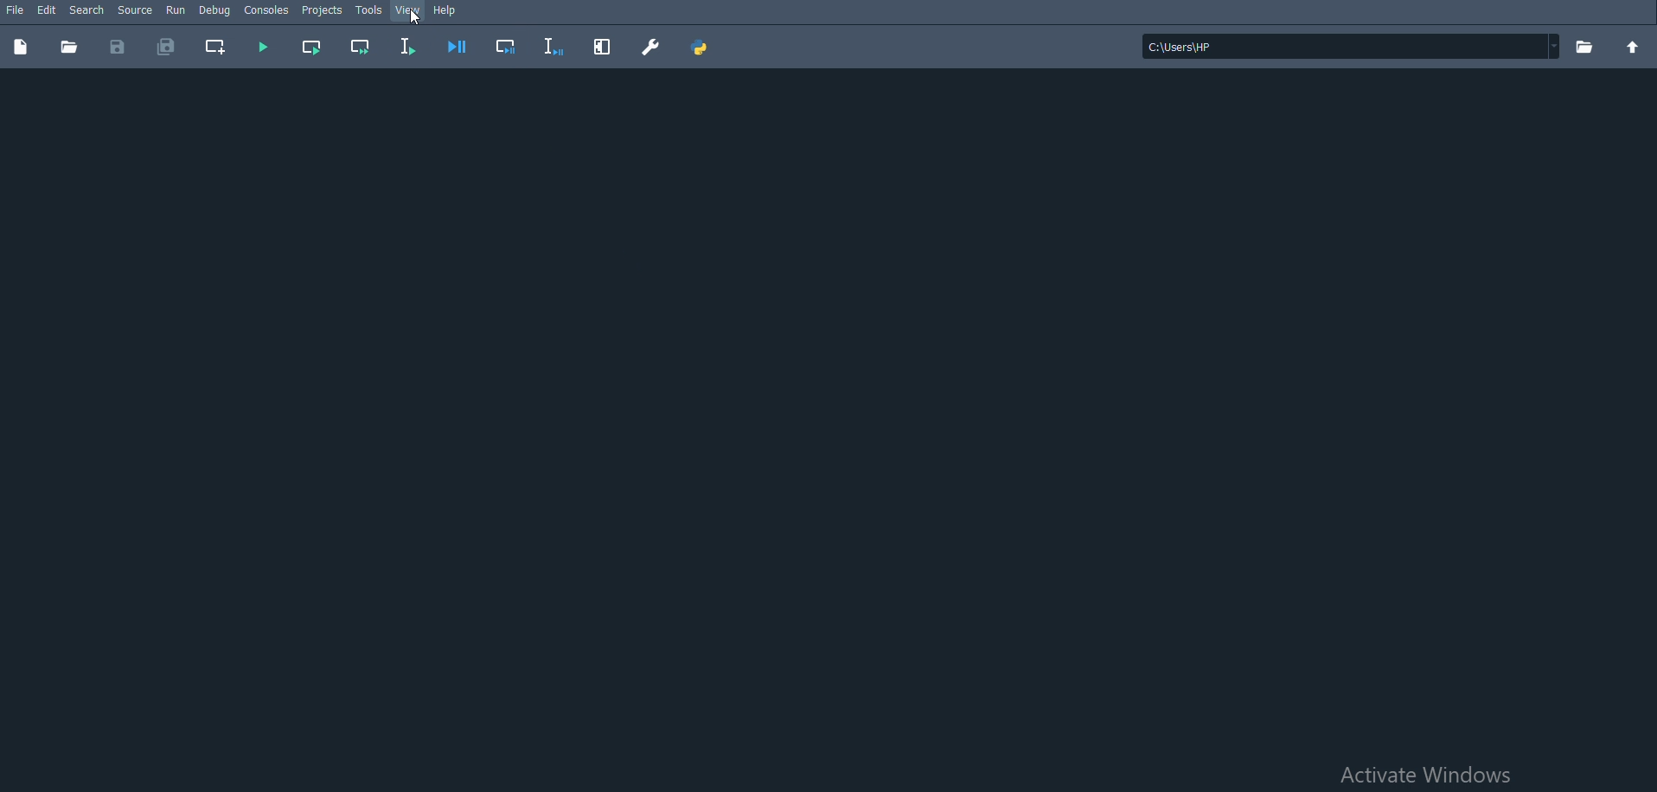 This screenshot has height=792, width=1657. Describe the element at coordinates (14, 9) in the screenshot. I see `File` at that location.